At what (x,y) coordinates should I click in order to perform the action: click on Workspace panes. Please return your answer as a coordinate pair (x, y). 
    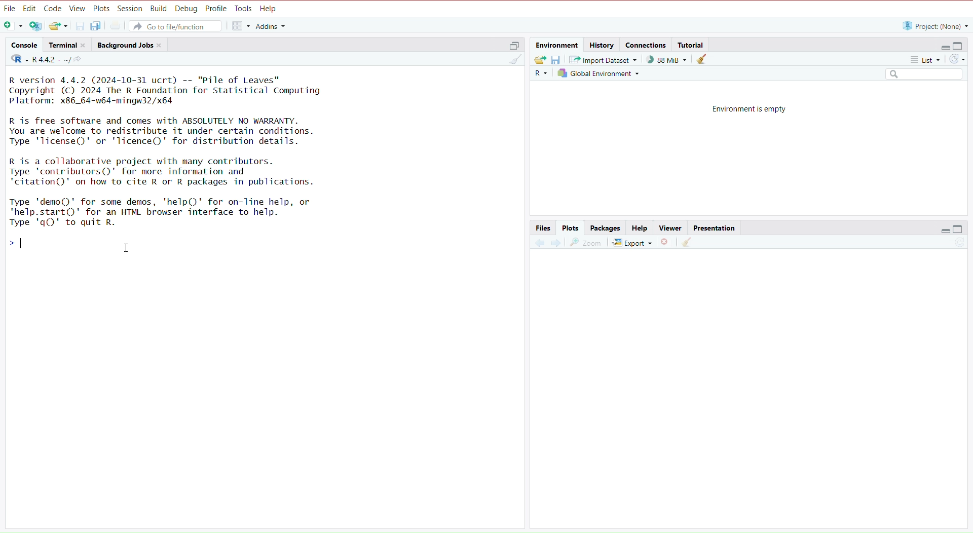
    Looking at the image, I should click on (240, 27).